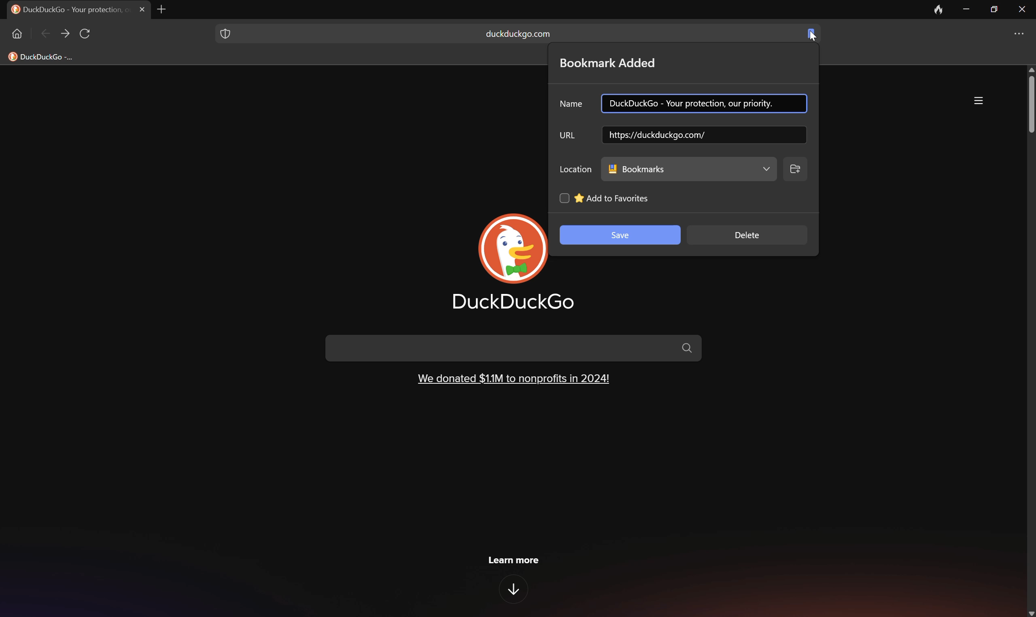 The height and width of the screenshot is (617, 1036). I want to click on Next, so click(65, 34).